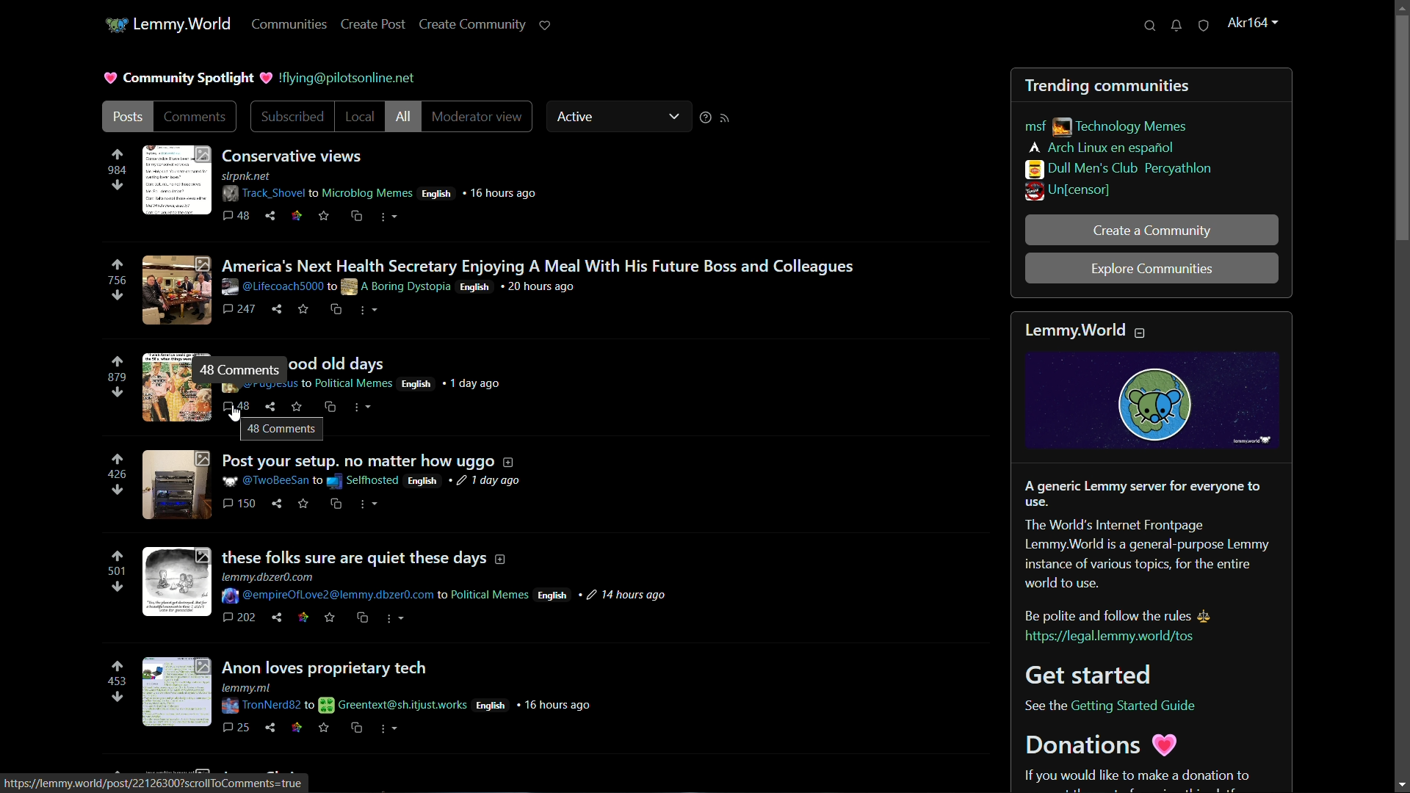 The width and height of the screenshot is (1410, 793). Describe the element at coordinates (346, 383) in the screenshot. I see `to Political Memes` at that location.